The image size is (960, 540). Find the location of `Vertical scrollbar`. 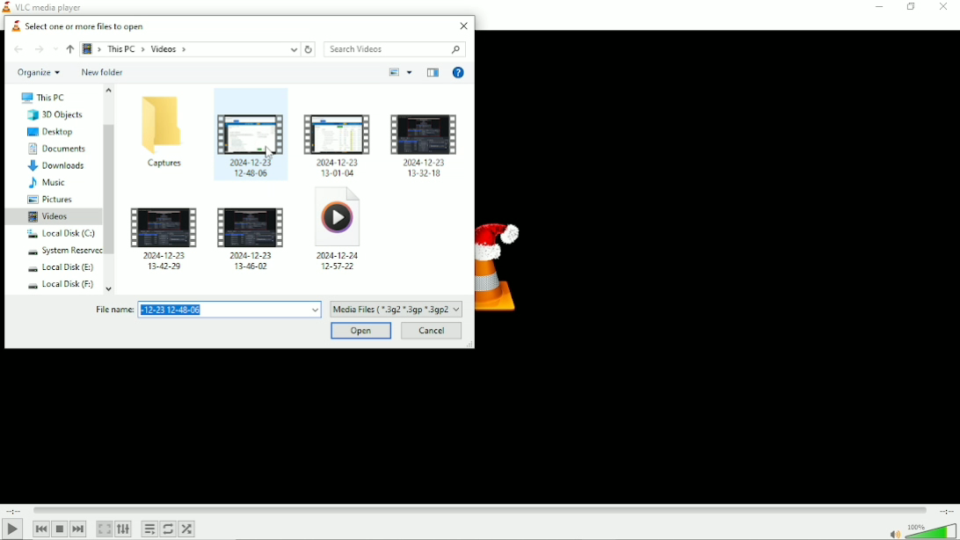

Vertical scrollbar is located at coordinates (111, 187).